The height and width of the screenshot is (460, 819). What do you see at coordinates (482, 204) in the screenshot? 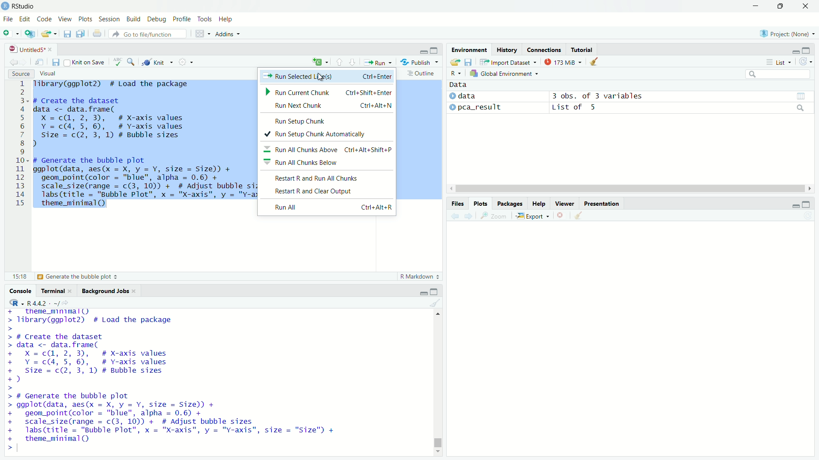
I see `plots` at bounding box center [482, 204].